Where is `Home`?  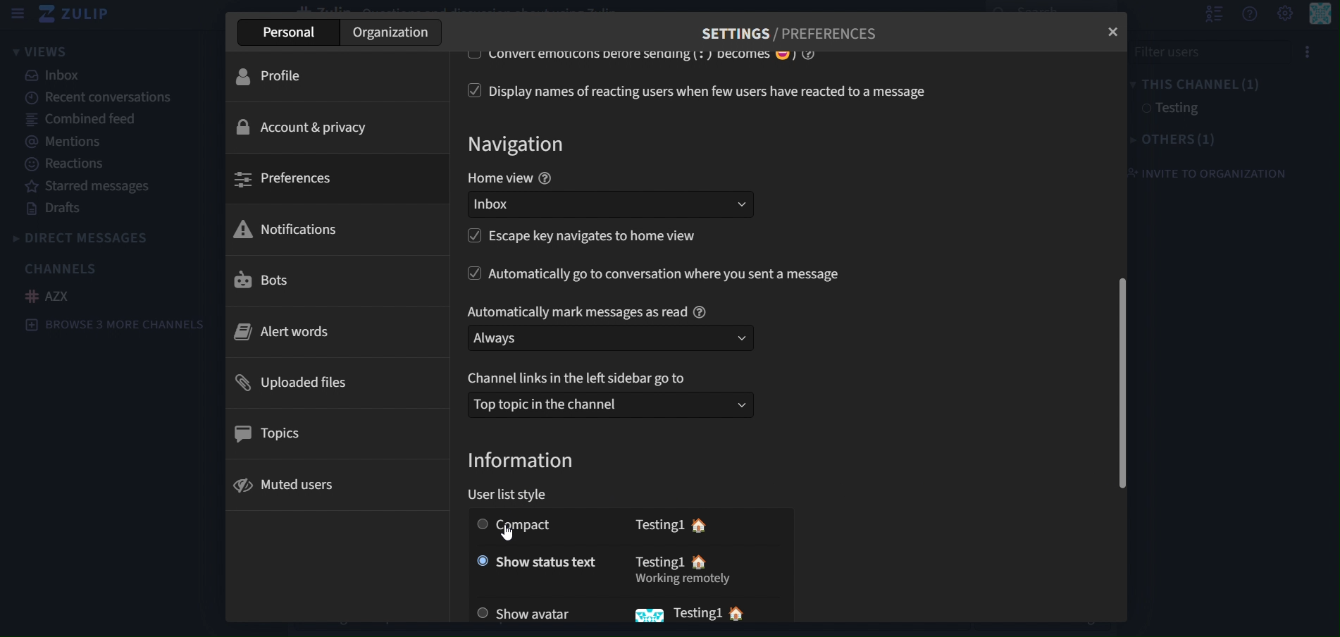
Home is located at coordinates (705, 525).